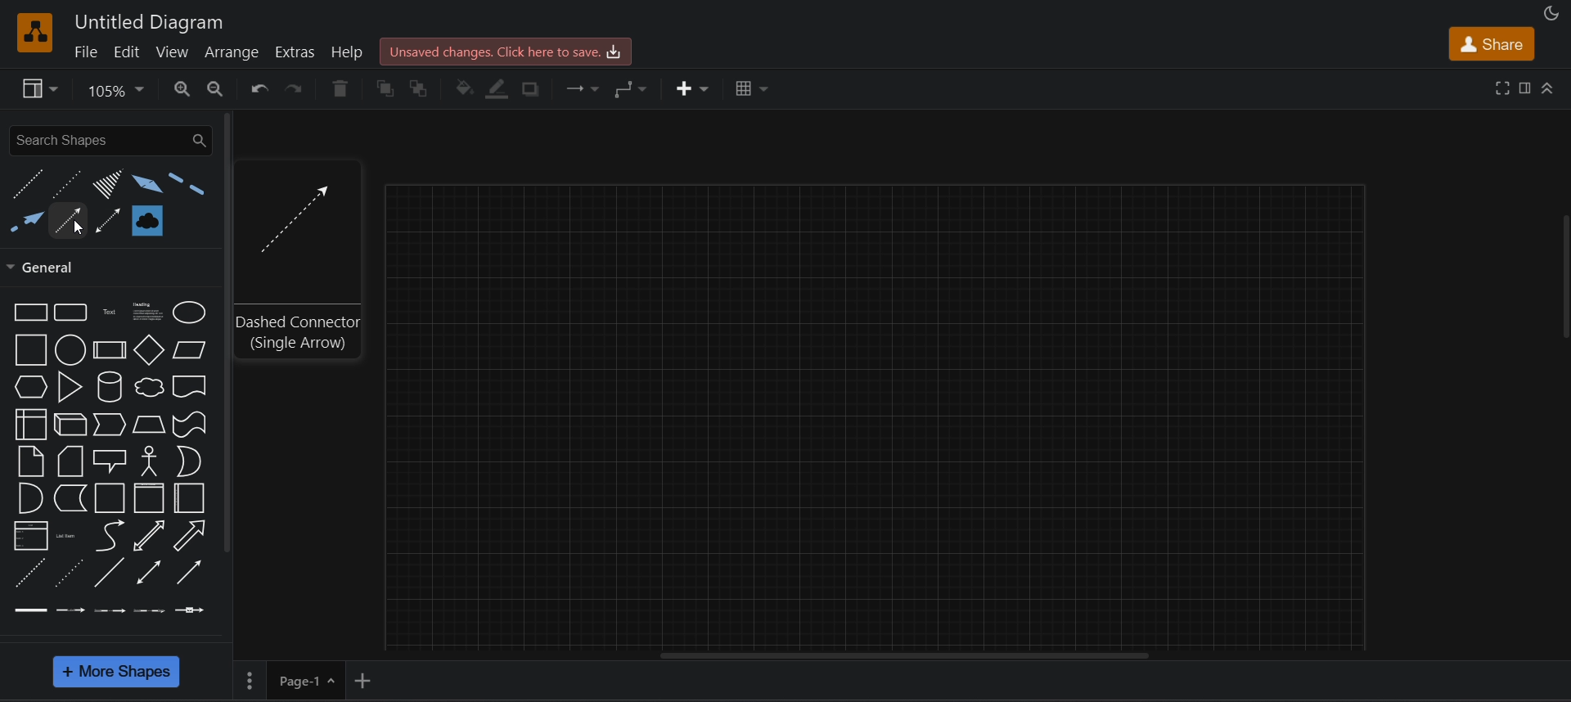 Image resolution: width=1571 pixels, height=702 pixels. I want to click on cylinder, so click(107, 386).